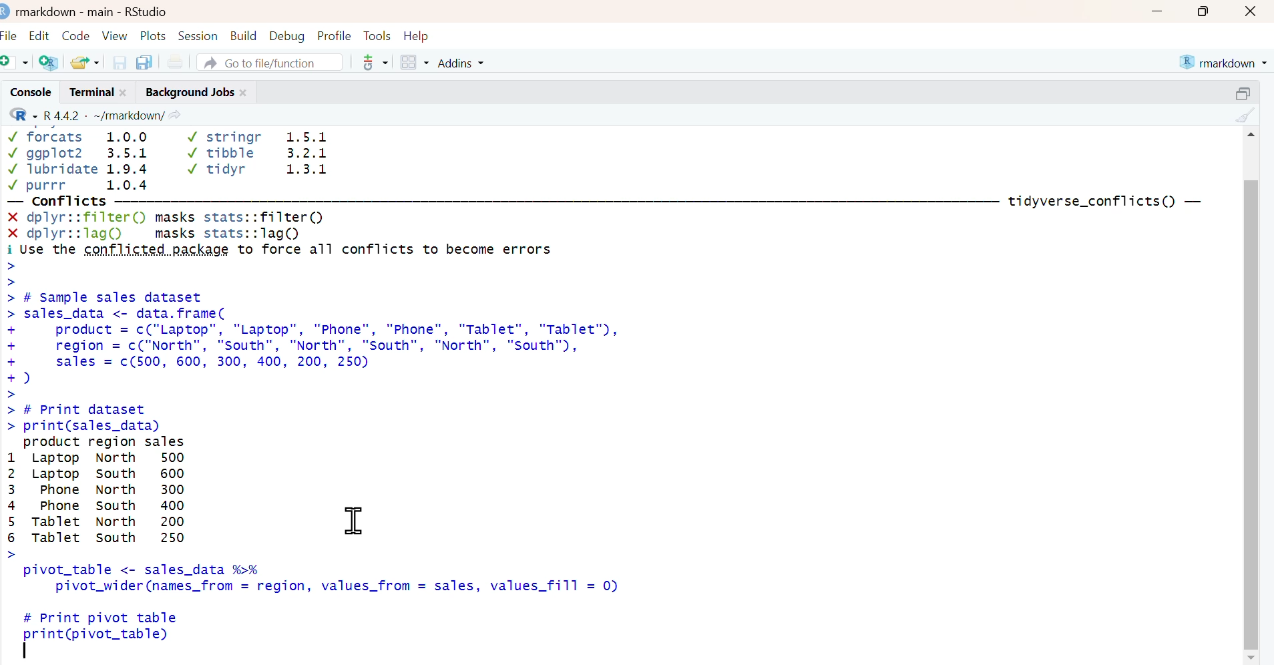 This screenshot has height=665, width=1274. What do you see at coordinates (374, 63) in the screenshot?
I see `Git` at bounding box center [374, 63].